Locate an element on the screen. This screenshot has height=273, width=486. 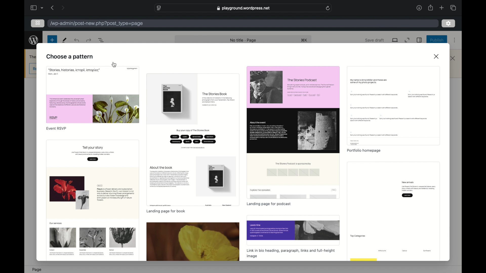
save draft is located at coordinates (375, 40).